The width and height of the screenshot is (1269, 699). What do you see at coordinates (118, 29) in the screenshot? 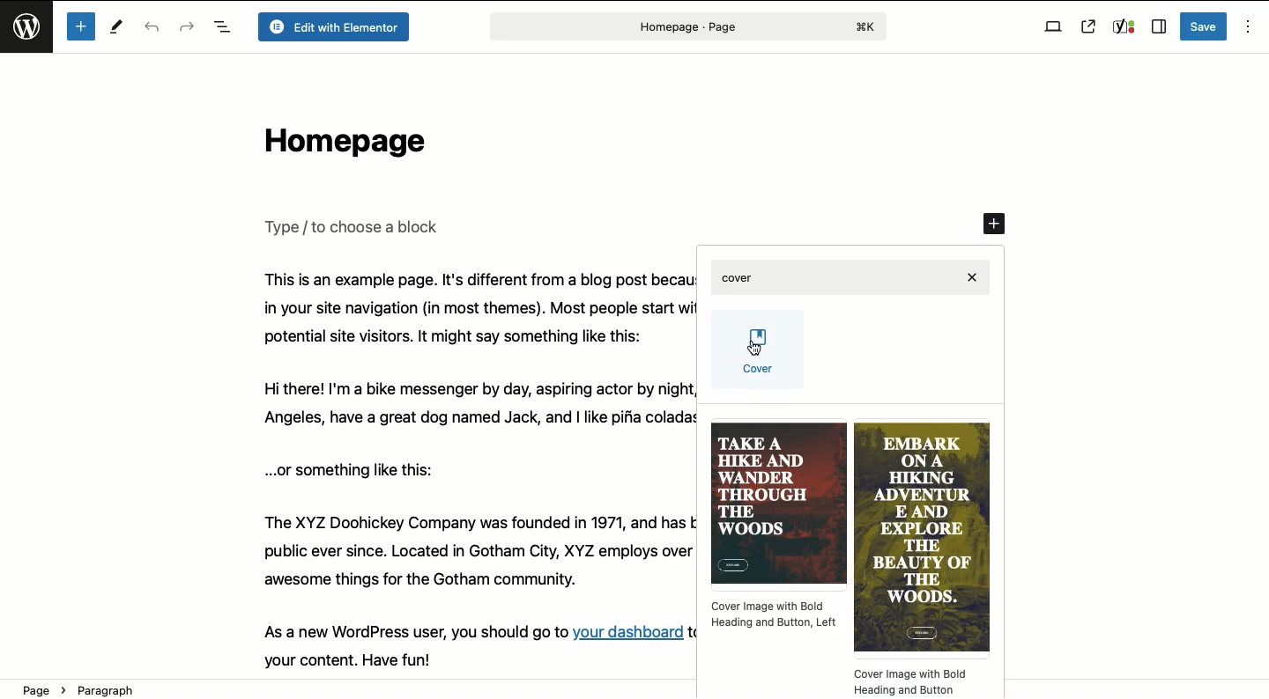
I see `Tools` at bounding box center [118, 29].